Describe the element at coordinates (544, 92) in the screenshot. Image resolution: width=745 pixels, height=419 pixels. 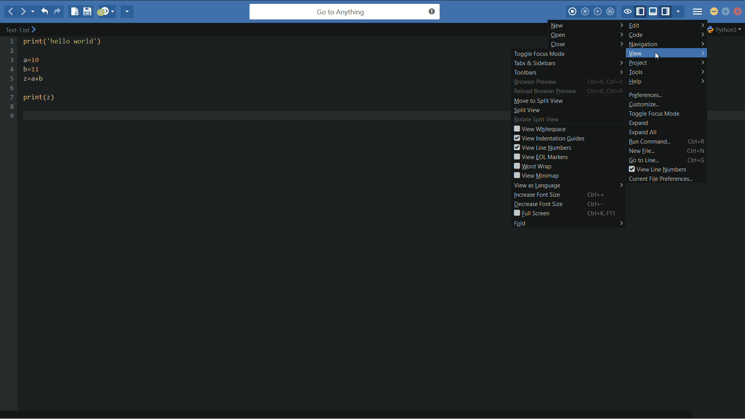
I see `reload browser preview` at that location.